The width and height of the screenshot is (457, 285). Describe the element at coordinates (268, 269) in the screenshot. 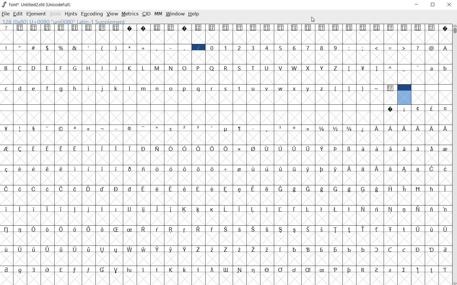

I see `Symbol` at that location.